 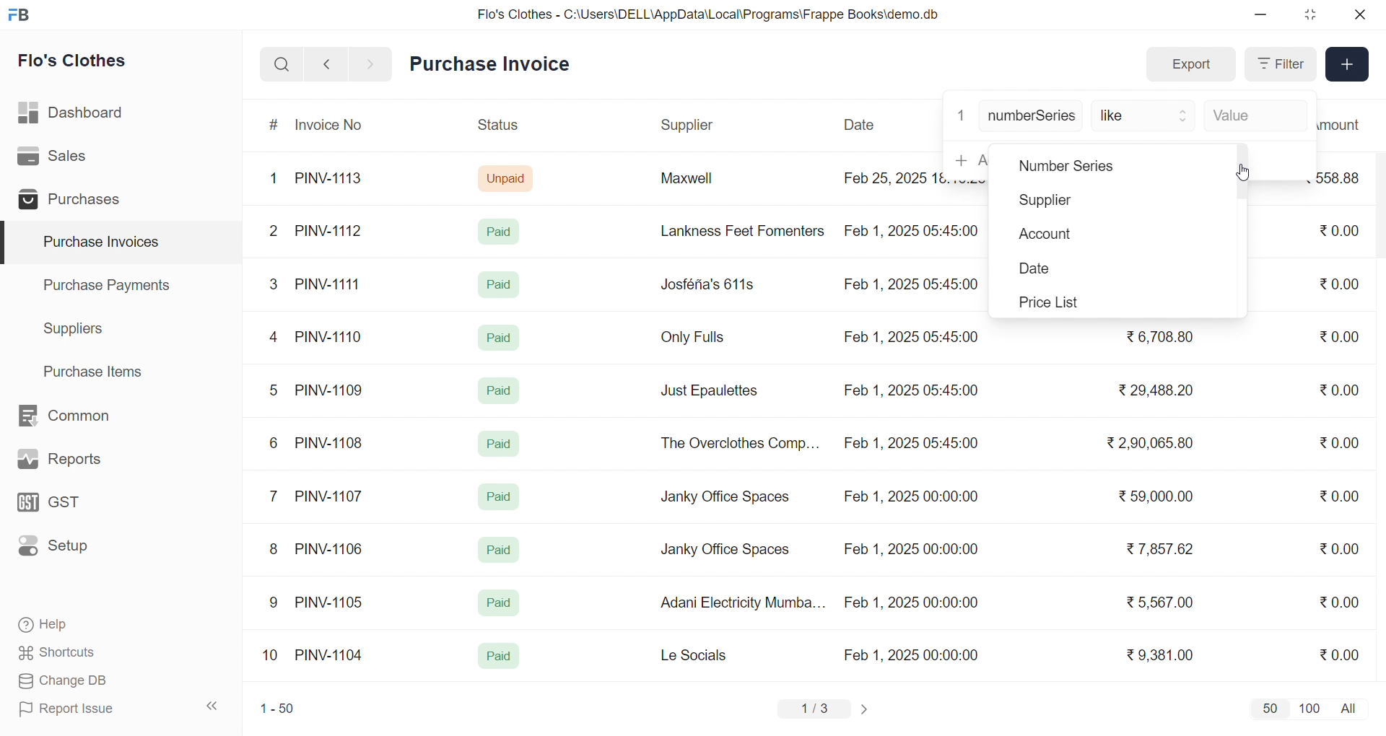 What do you see at coordinates (1032, 117) in the screenshot?
I see `numberSeries` at bounding box center [1032, 117].